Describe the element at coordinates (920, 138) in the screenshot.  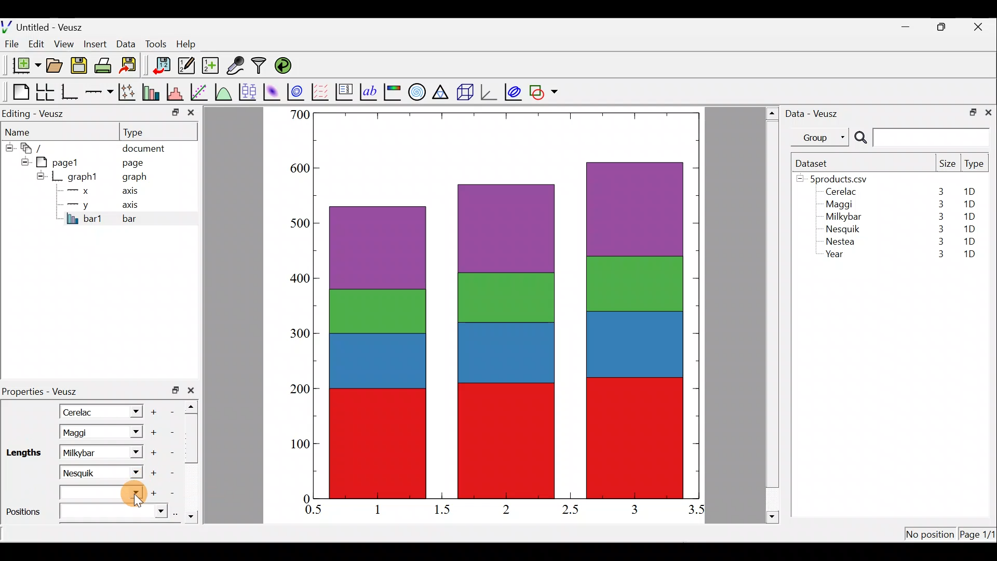
I see `Search bar` at that location.